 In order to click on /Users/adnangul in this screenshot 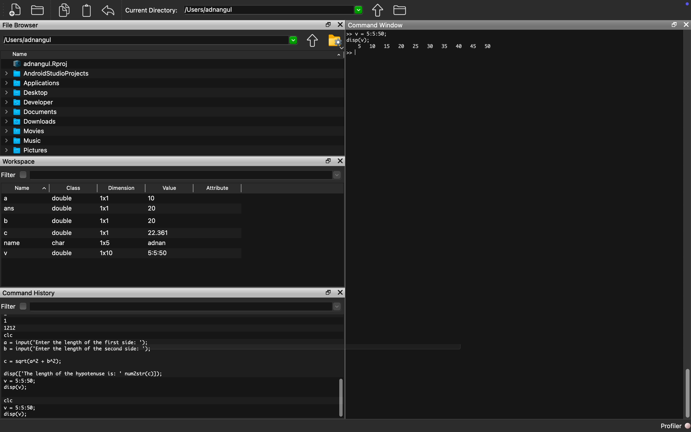, I will do `click(208, 10)`.